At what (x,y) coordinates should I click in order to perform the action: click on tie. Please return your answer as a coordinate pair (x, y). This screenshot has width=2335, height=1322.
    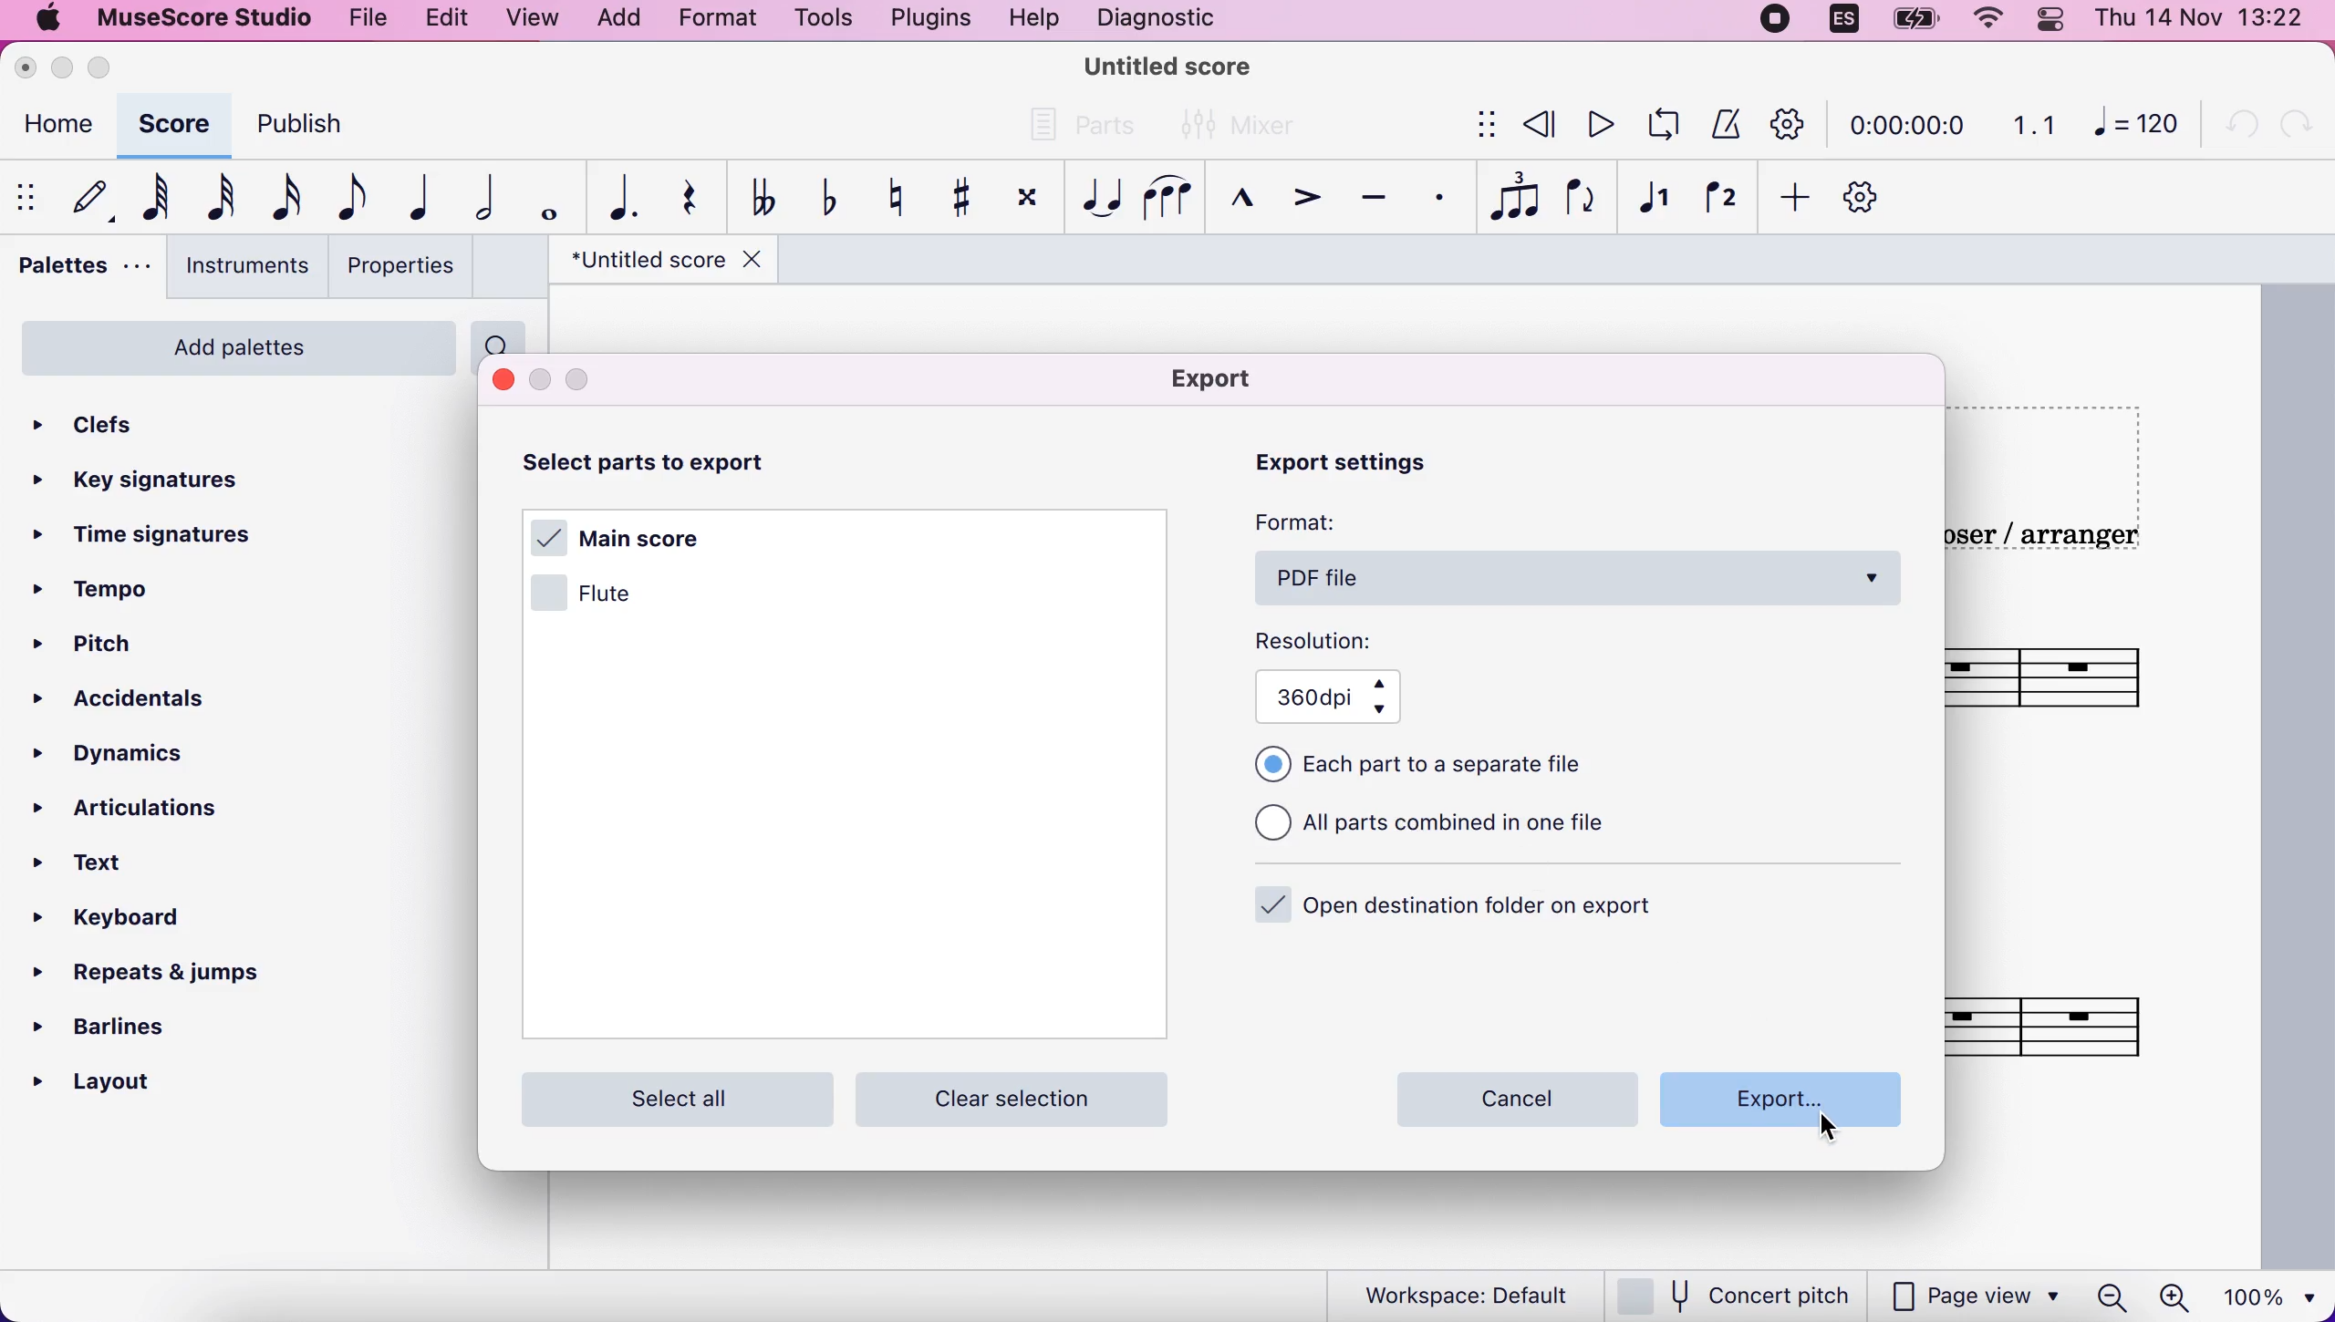
    Looking at the image, I should click on (1099, 200).